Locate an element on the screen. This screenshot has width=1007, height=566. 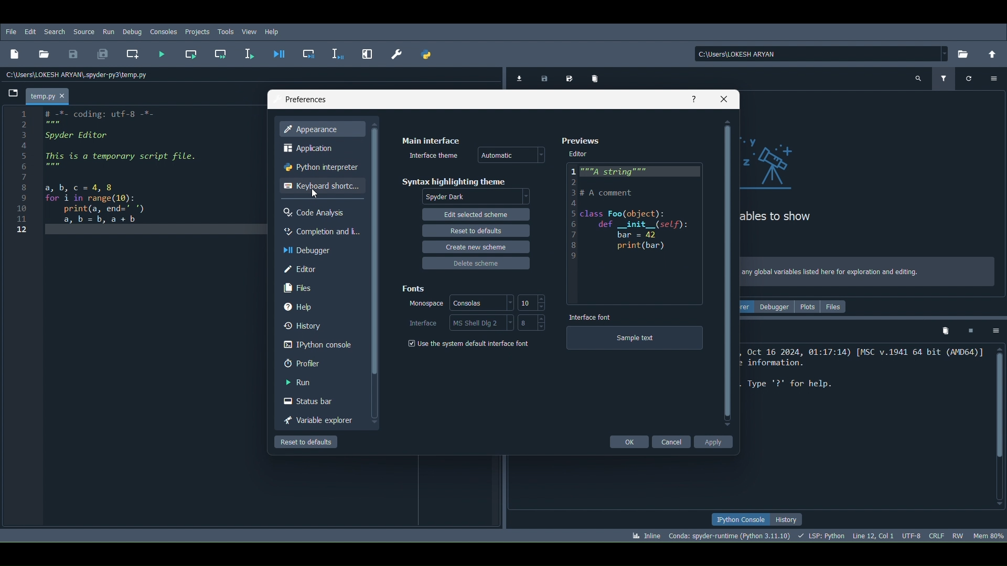
Save file (Ctrl + S) is located at coordinates (73, 54).